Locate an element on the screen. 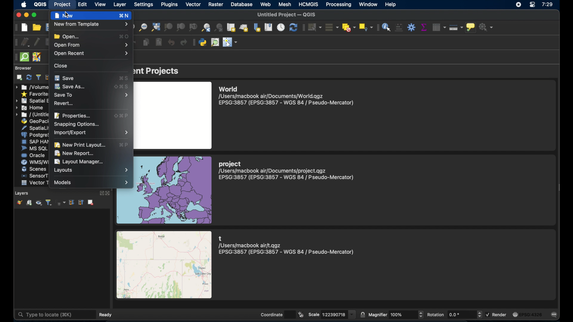  filter browser is located at coordinates (38, 77).